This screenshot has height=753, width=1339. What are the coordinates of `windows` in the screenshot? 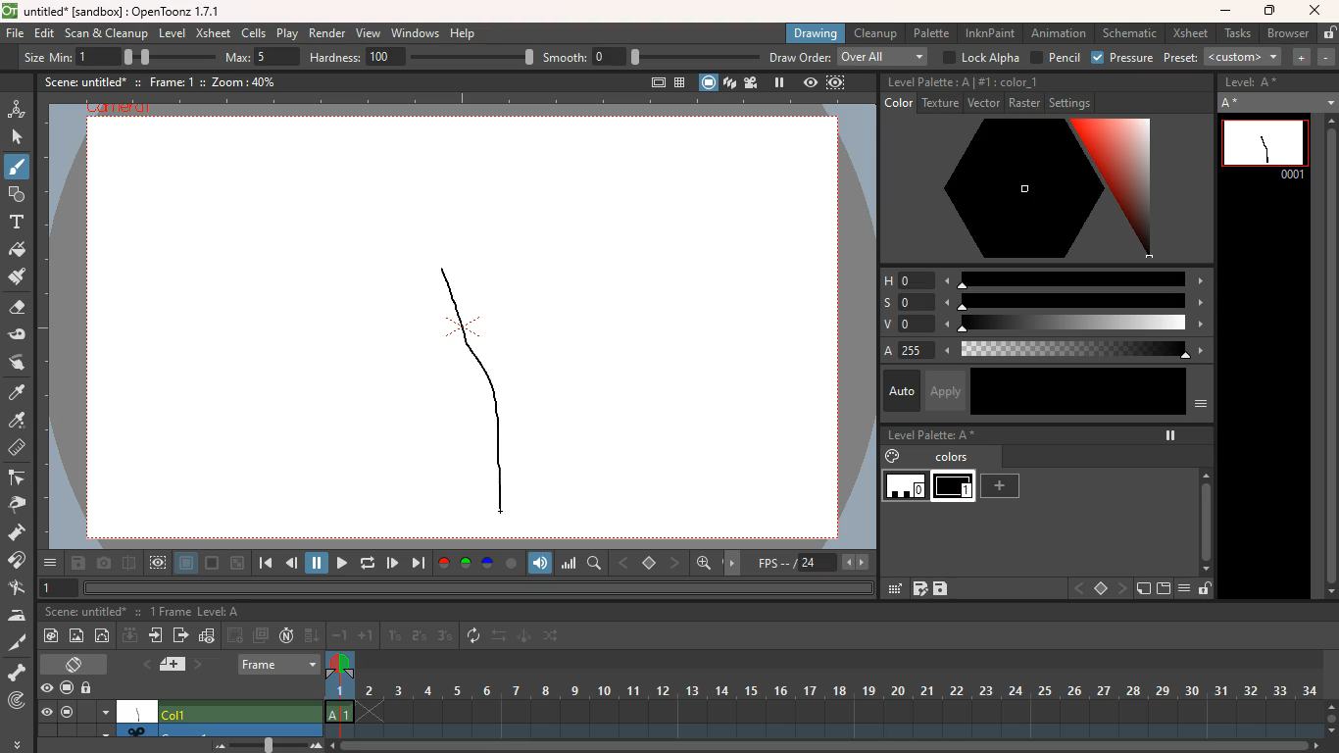 It's located at (415, 33).